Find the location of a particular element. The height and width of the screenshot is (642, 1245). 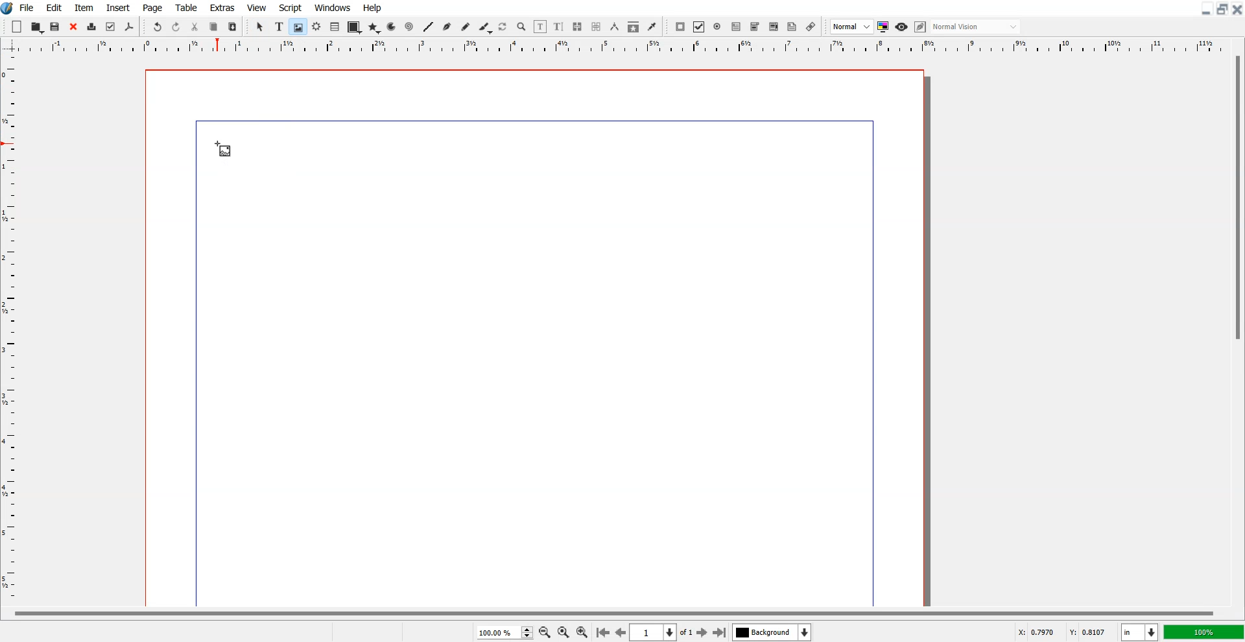

PDF Check Box is located at coordinates (699, 27).